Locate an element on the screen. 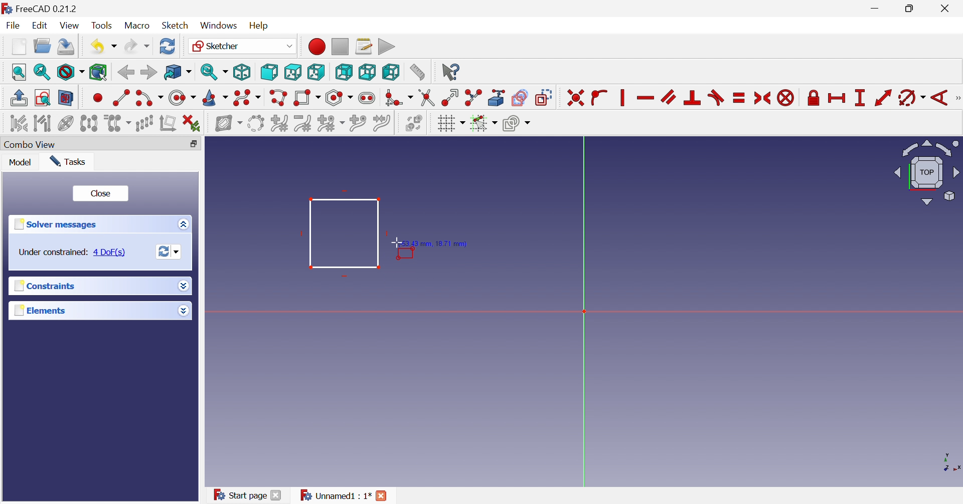 Image resolution: width=963 pixels, height=504 pixels. What's this? is located at coordinates (450, 72).